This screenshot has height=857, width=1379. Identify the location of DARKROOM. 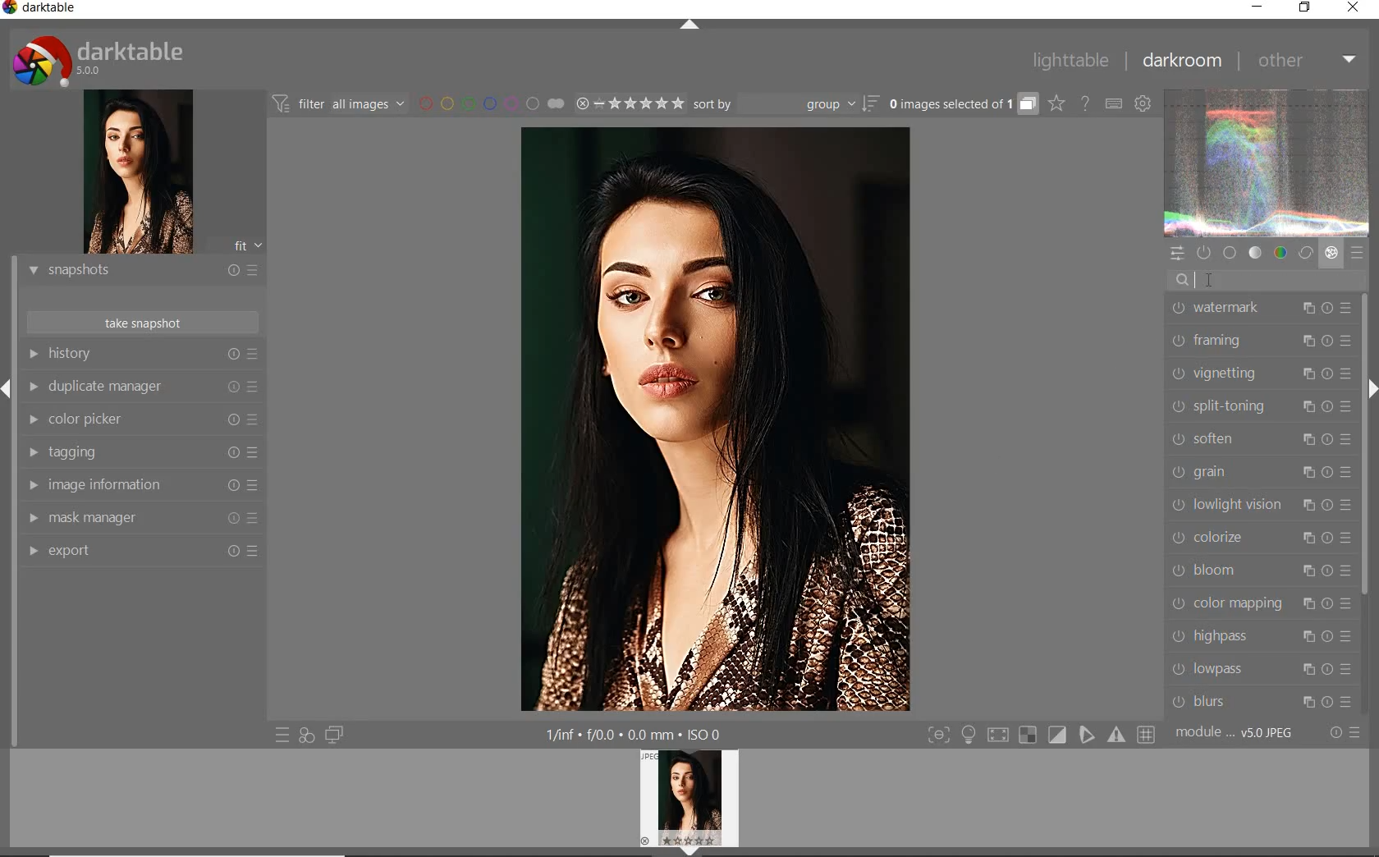
(1182, 62).